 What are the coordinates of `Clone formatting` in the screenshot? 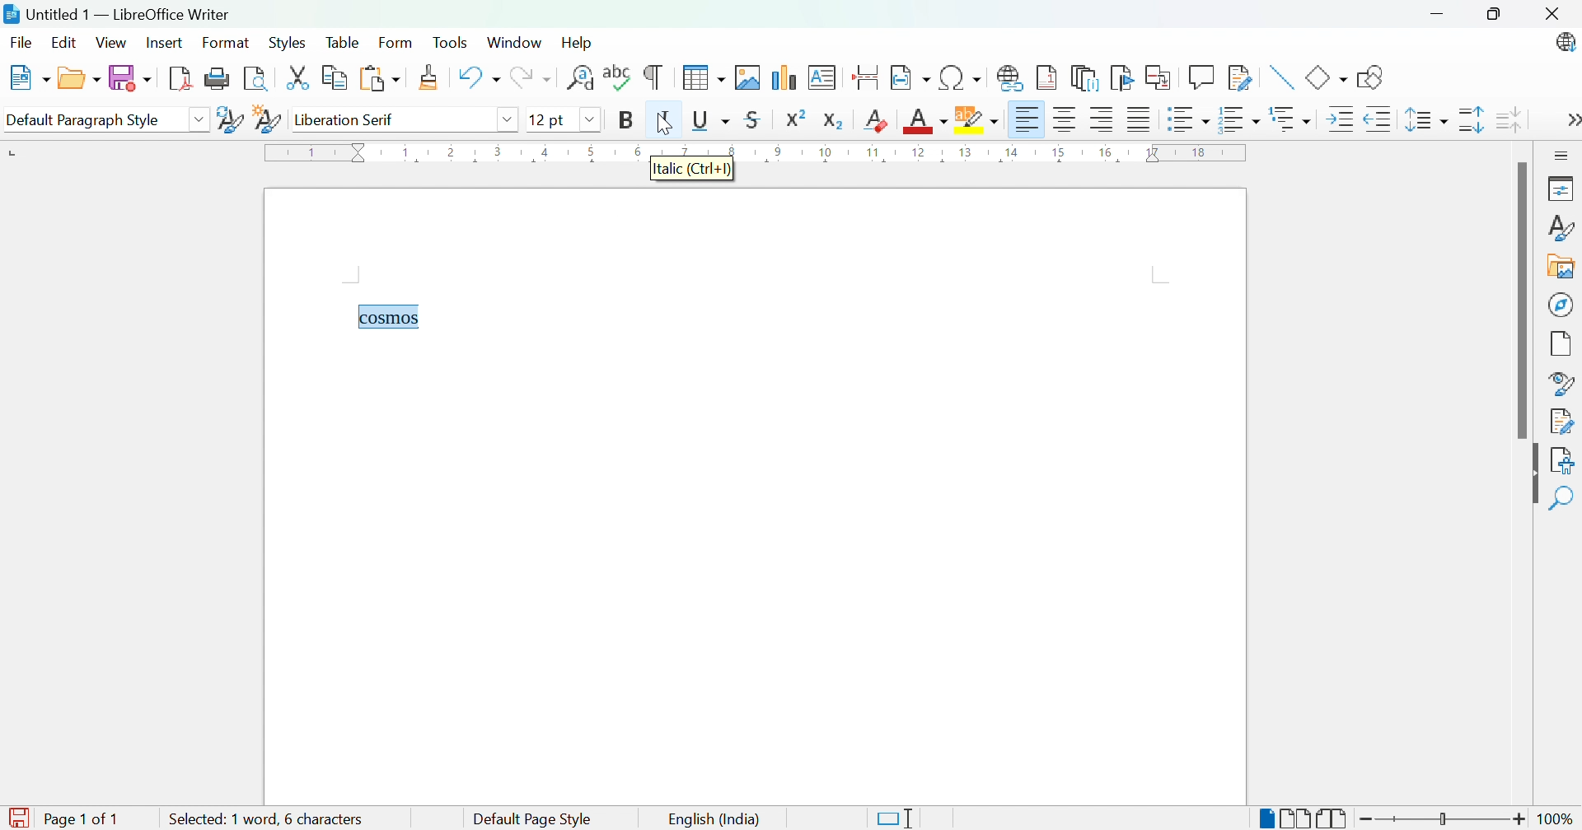 It's located at (433, 77).